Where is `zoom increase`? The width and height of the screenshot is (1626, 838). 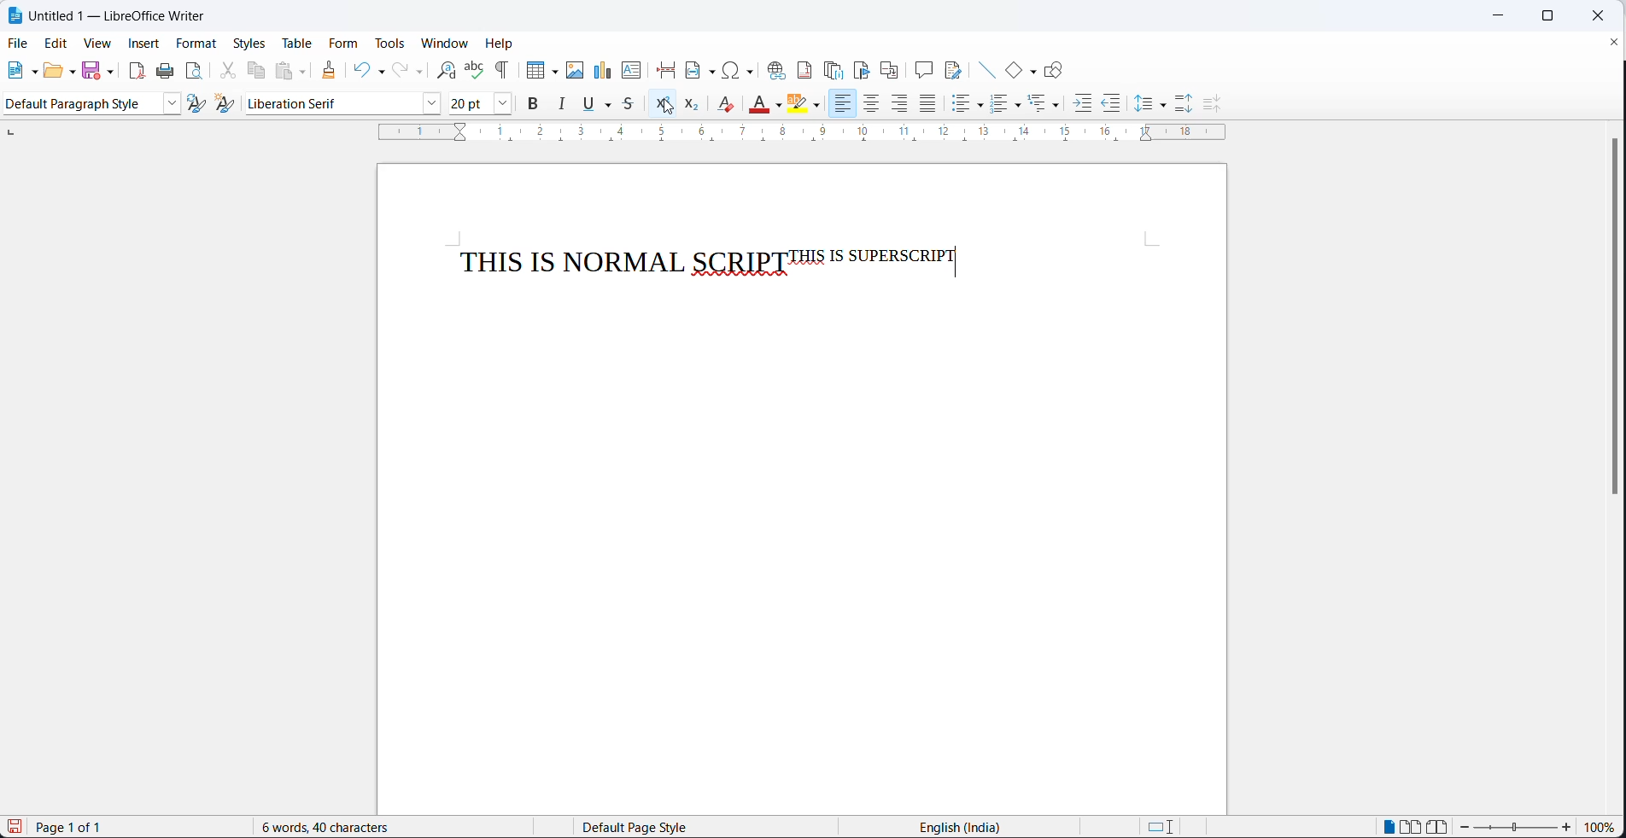 zoom increase is located at coordinates (1466, 828).